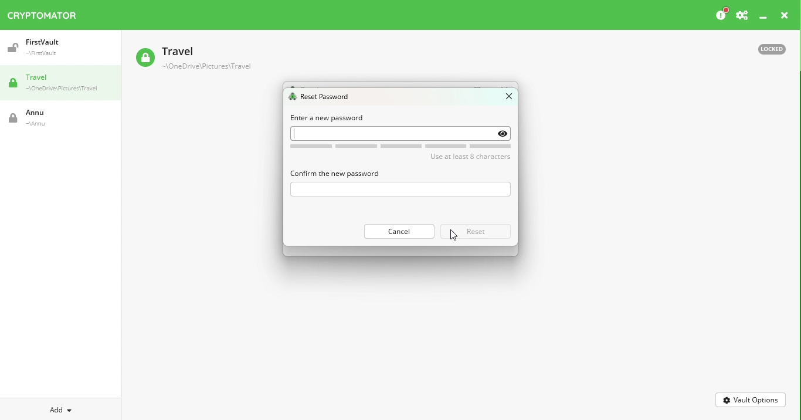 This screenshot has height=420, width=801. I want to click on Vault, so click(55, 48).